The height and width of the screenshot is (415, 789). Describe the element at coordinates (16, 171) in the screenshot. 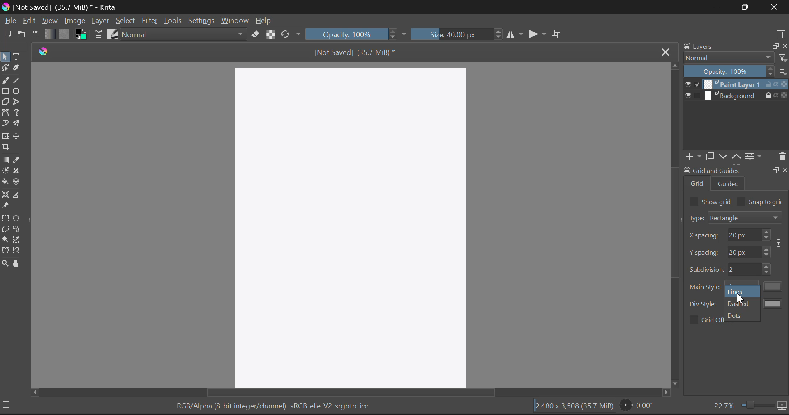

I see `Smart Patch Tool` at that location.